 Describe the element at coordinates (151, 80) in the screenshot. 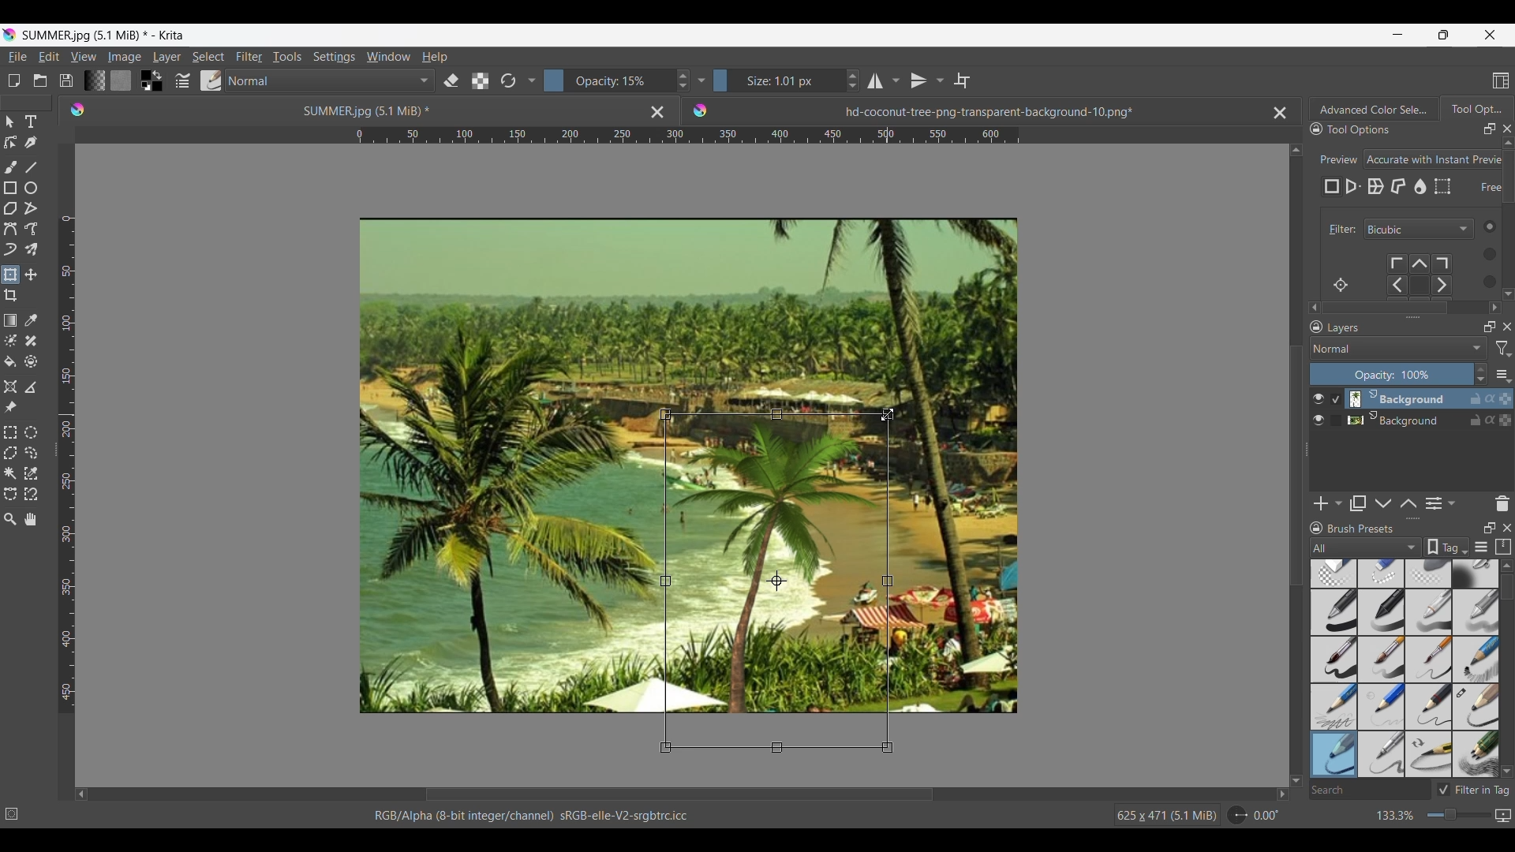

I see `Background/Foreground color selector` at that location.